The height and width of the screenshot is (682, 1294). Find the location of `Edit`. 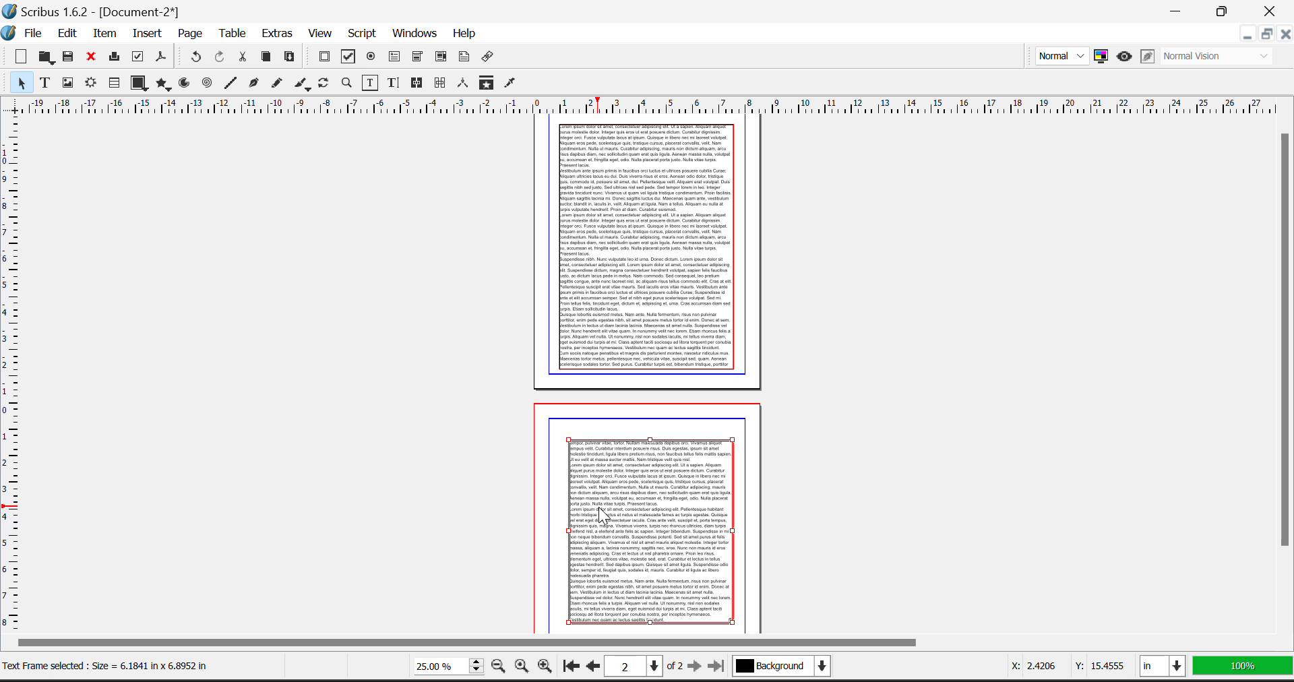

Edit is located at coordinates (67, 34).